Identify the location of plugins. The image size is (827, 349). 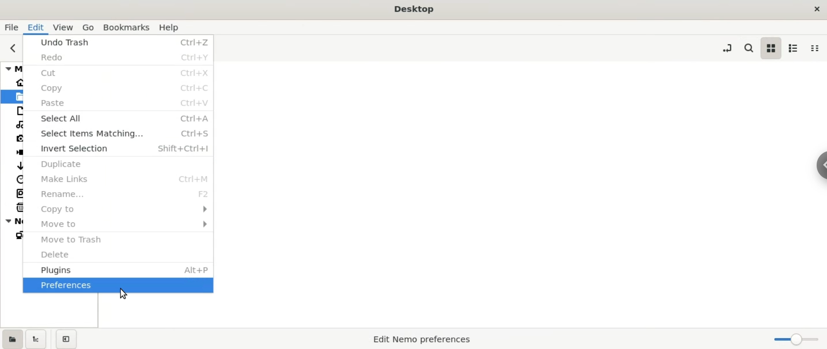
(116, 271).